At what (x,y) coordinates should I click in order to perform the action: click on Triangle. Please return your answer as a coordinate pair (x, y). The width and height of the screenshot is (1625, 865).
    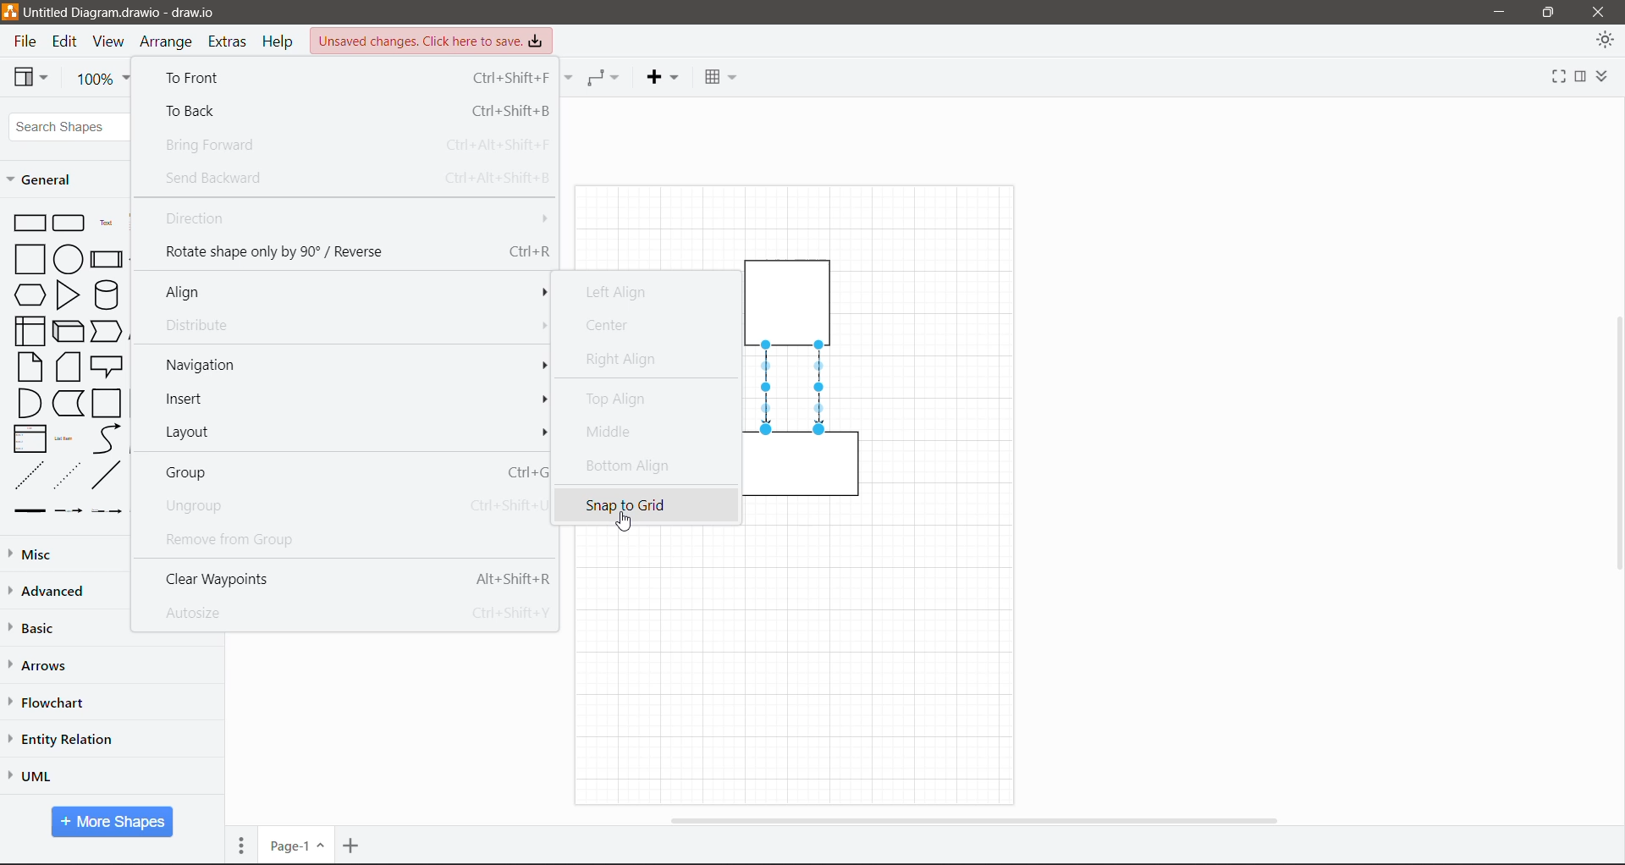
    Looking at the image, I should click on (68, 295).